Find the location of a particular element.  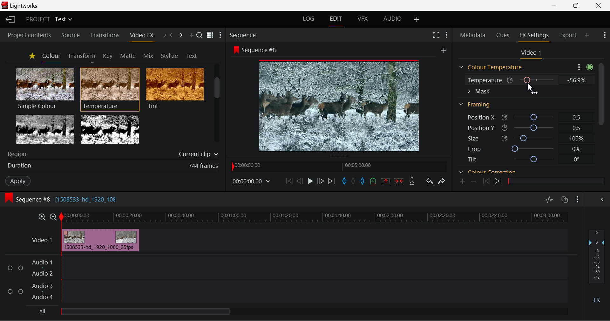

Sequence Preview Screen is located at coordinates (341, 105).